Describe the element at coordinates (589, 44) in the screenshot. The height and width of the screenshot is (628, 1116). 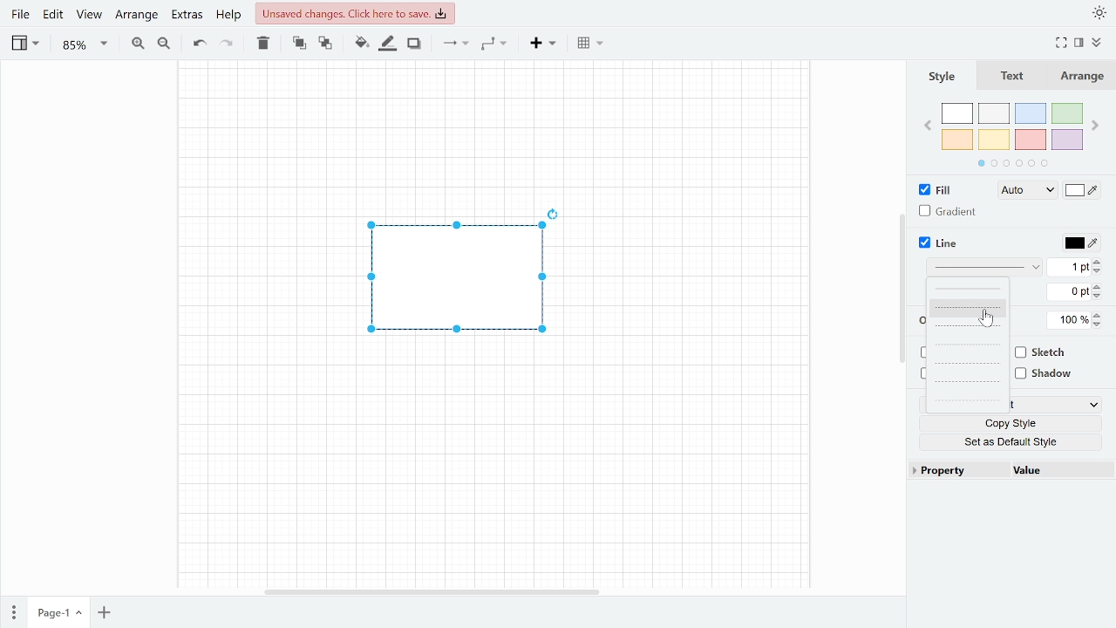
I see `Table` at that location.